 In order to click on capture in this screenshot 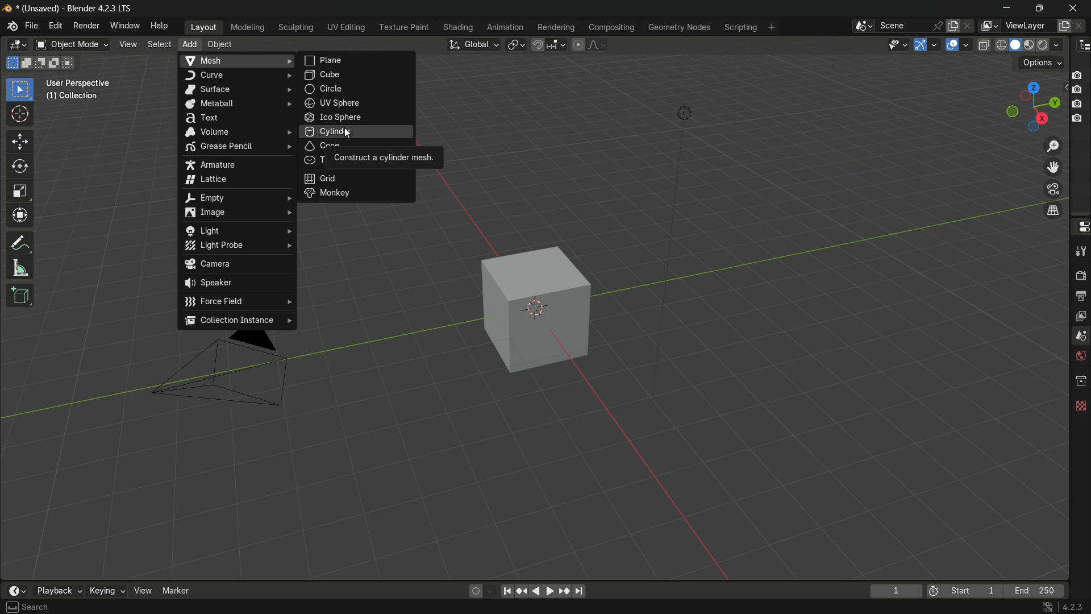, I will do `click(1080, 74)`.